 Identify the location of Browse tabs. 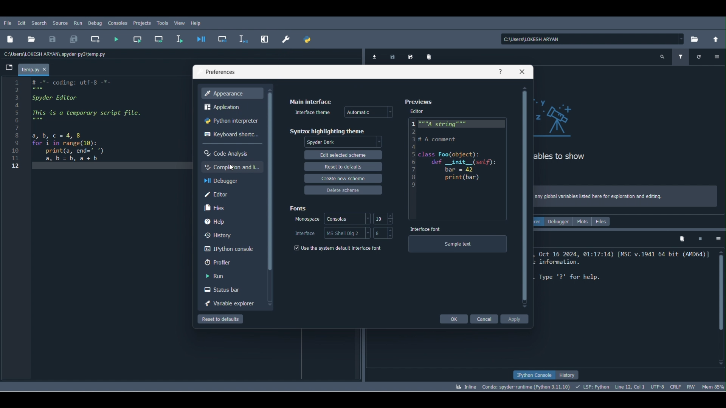
(10, 68).